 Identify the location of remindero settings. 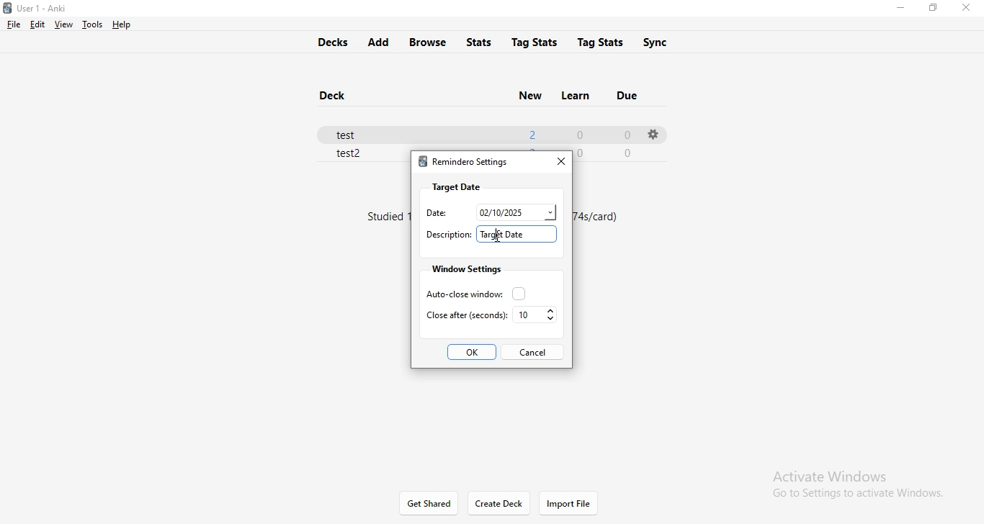
(462, 163).